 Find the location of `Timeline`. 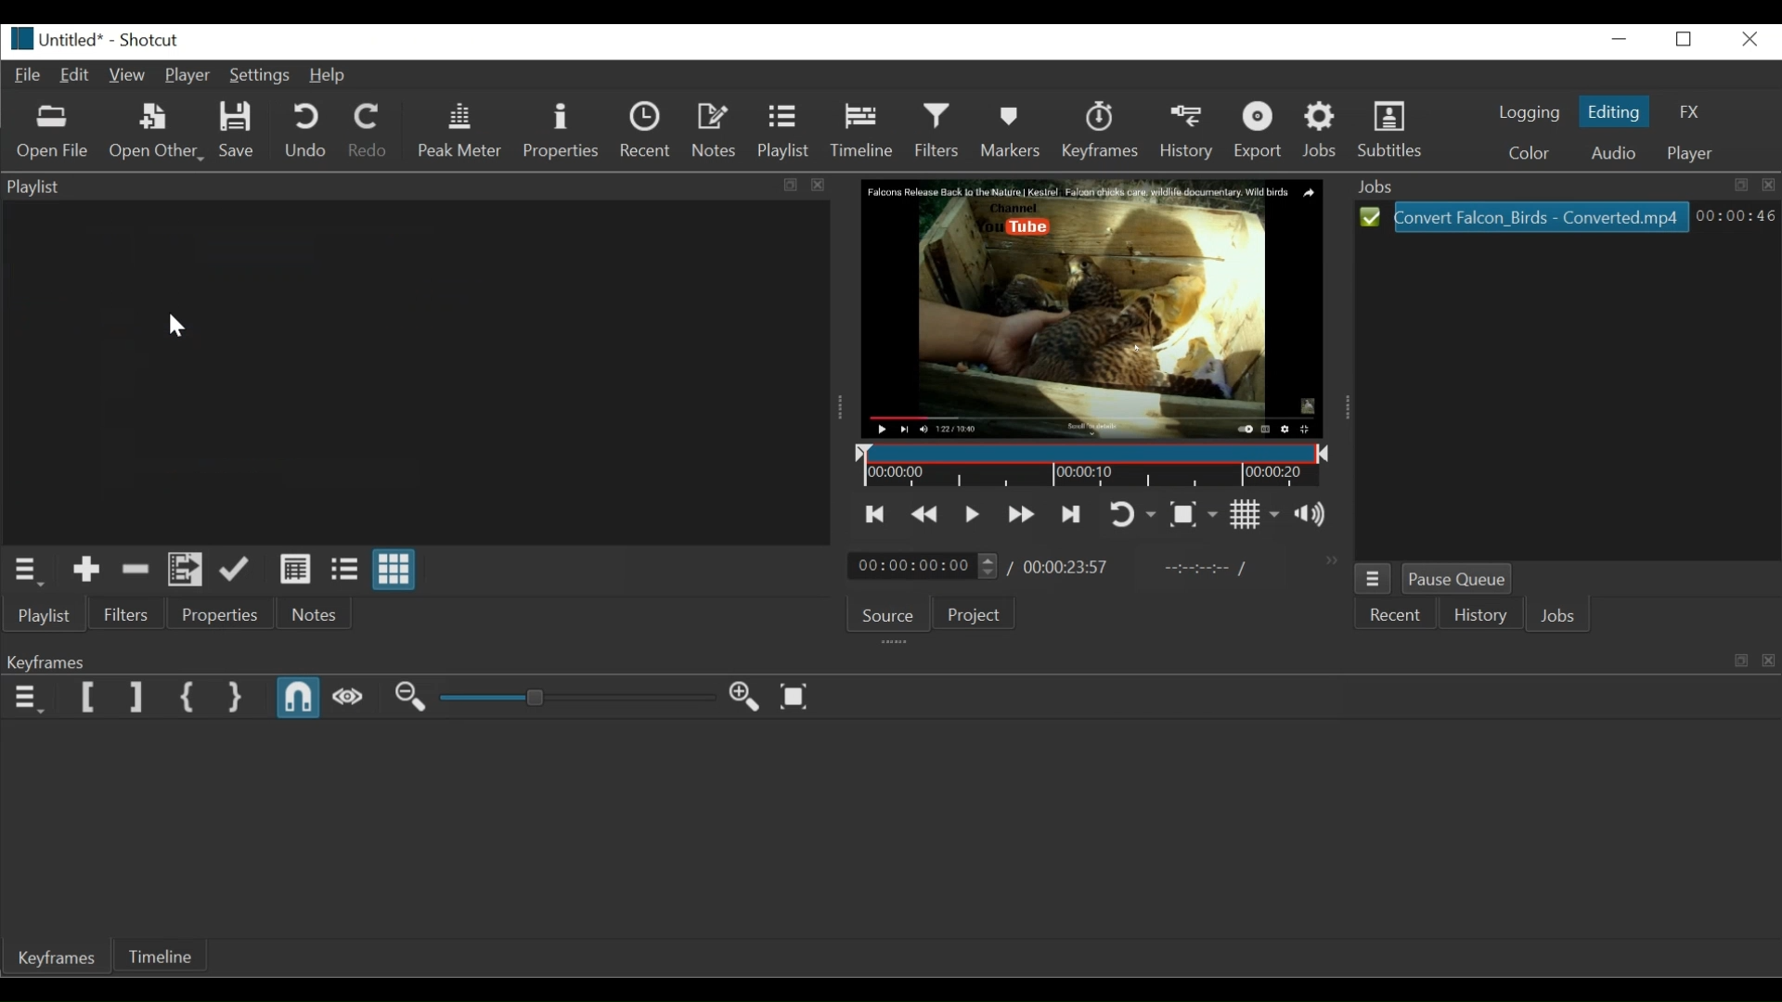

Timeline is located at coordinates (864, 132).